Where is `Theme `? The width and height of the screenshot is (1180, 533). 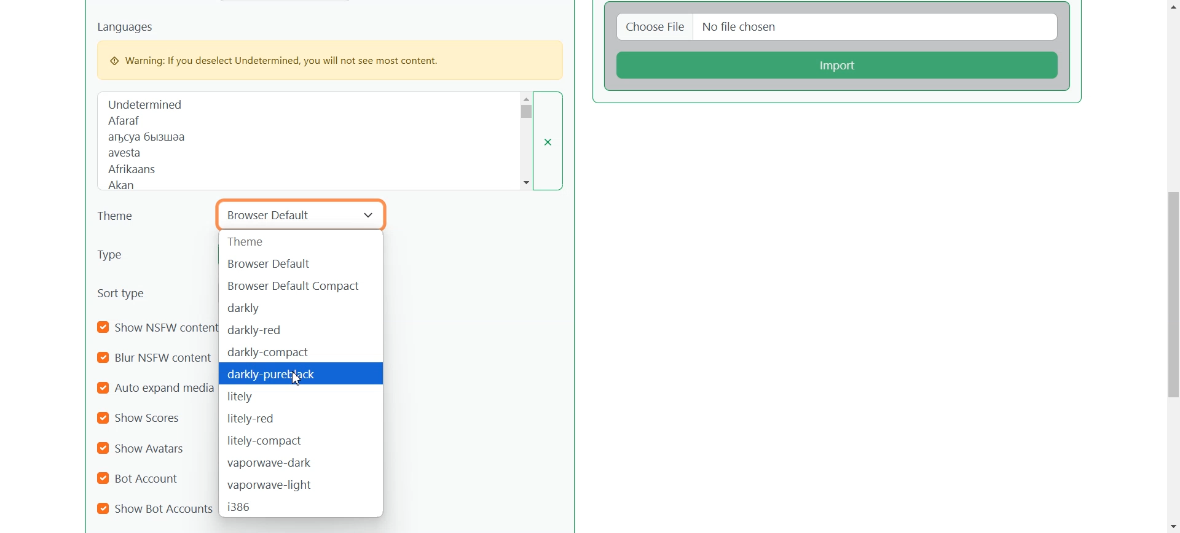
Theme  is located at coordinates (122, 217).